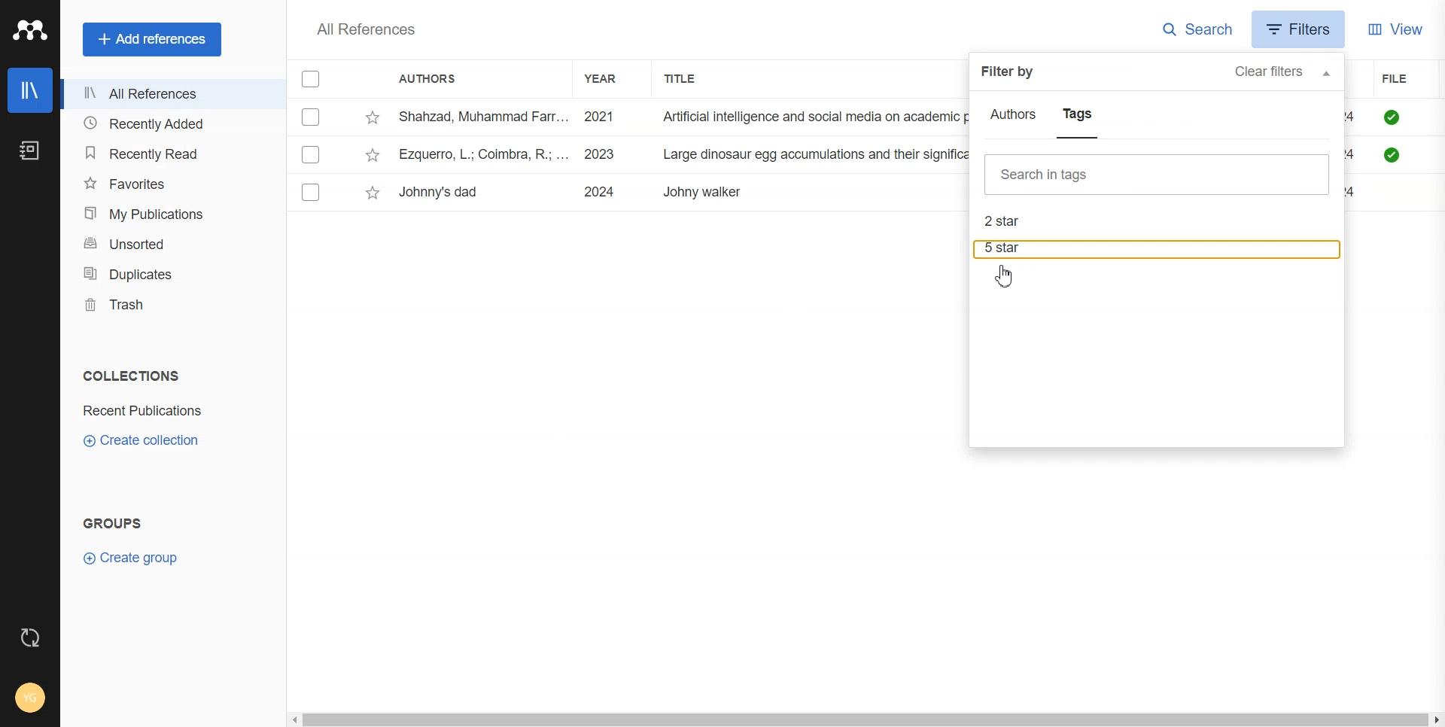 The height and width of the screenshot is (727, 1445). I want to click on Duplicates, so click(168, 274).